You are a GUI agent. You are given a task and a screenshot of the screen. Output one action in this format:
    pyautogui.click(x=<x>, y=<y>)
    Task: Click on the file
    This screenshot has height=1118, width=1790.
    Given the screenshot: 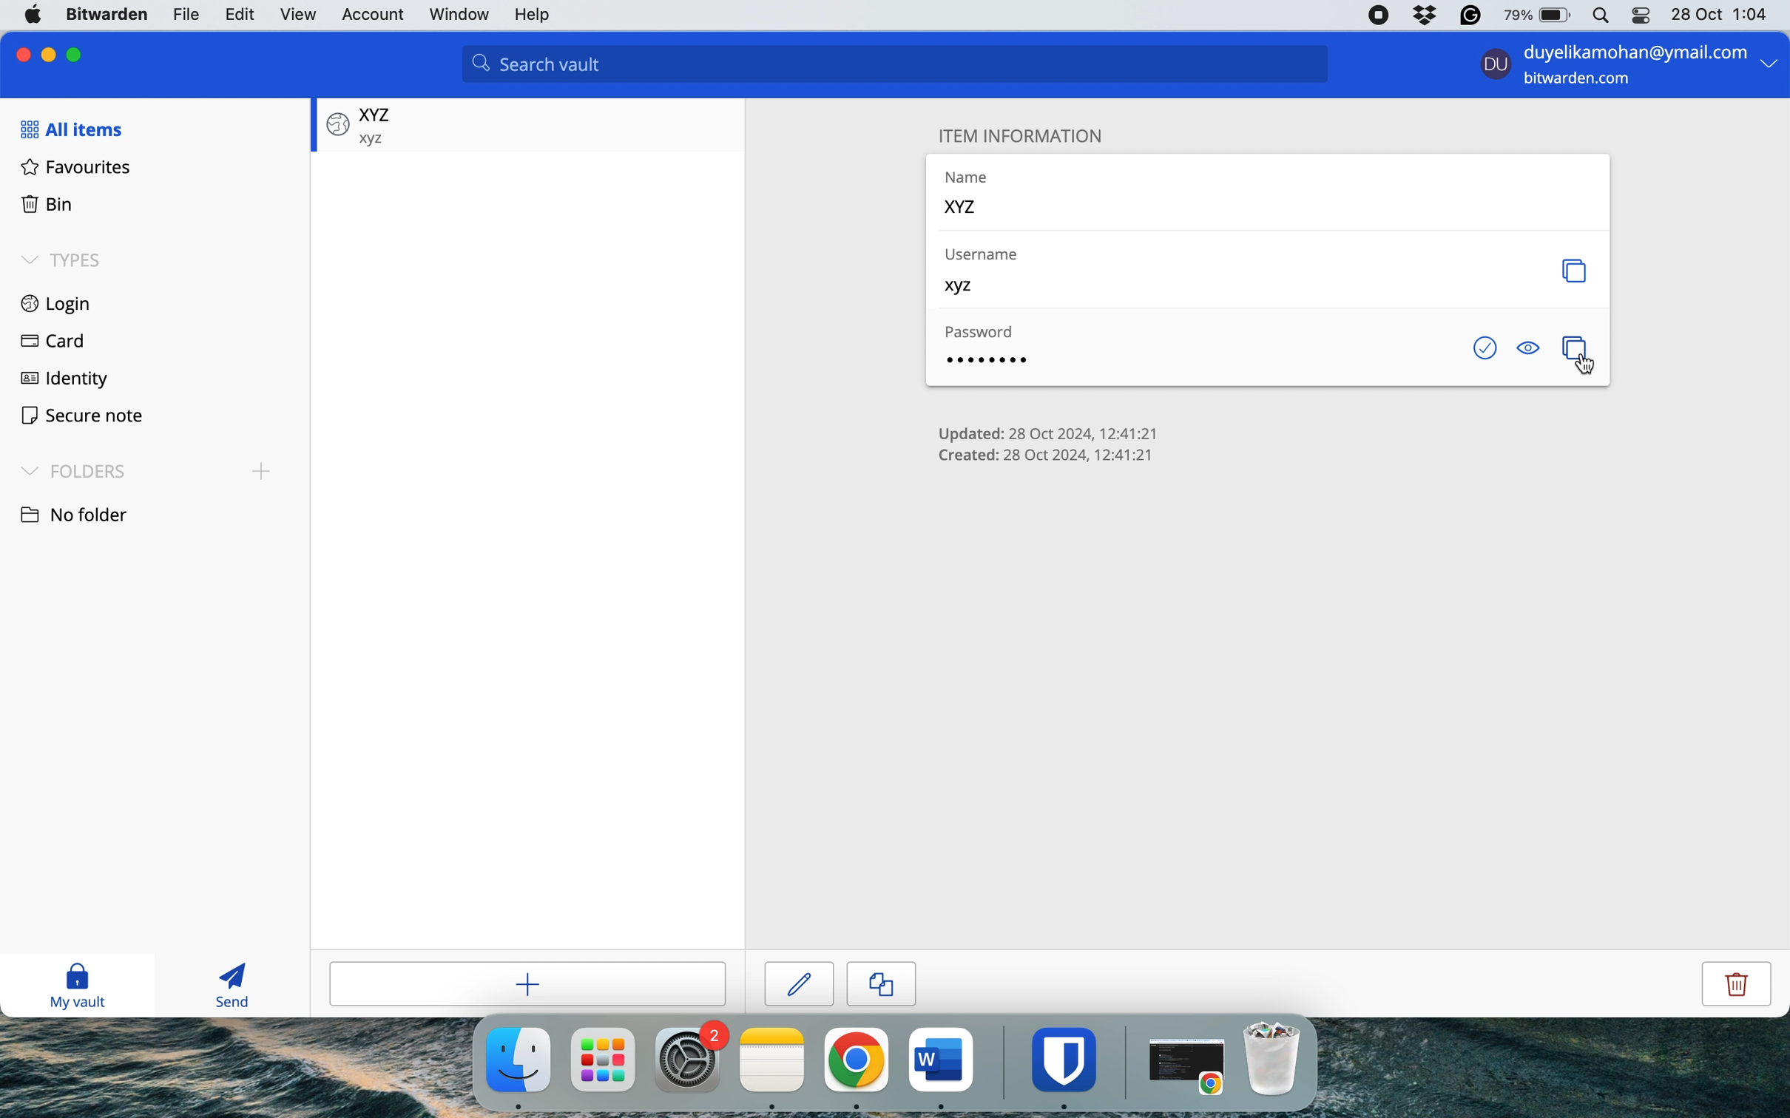 What is the action you would take?
    pyautogui.click(x=184, y=14)
    